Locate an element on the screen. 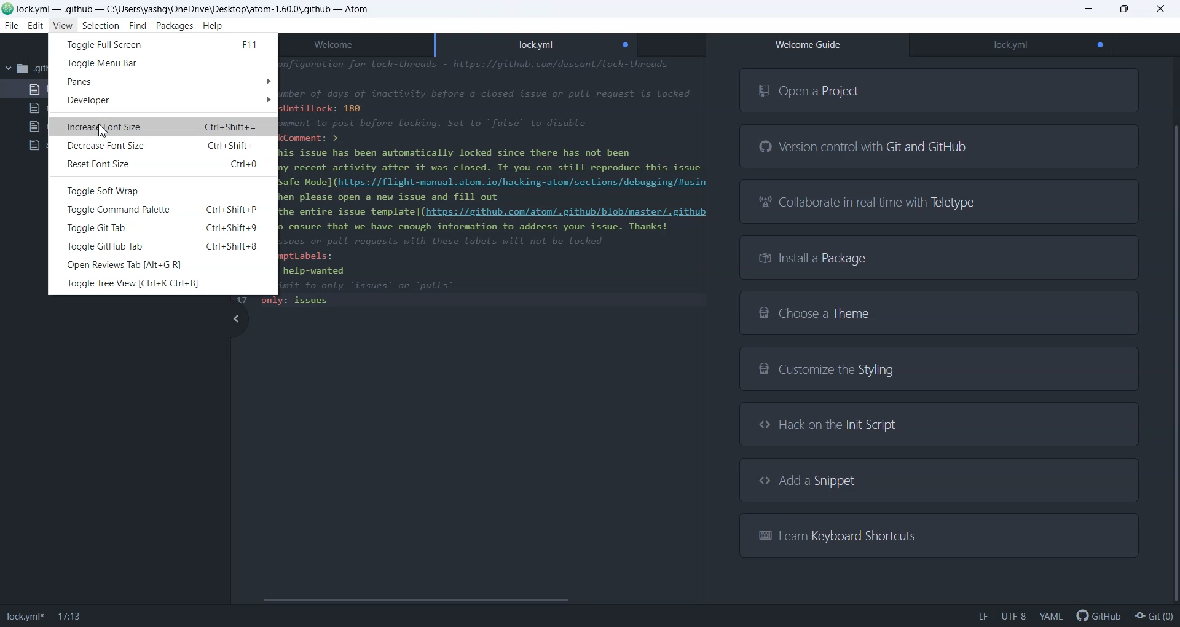 The image size is (1180, 627). View is located at coordinates (62, 25).